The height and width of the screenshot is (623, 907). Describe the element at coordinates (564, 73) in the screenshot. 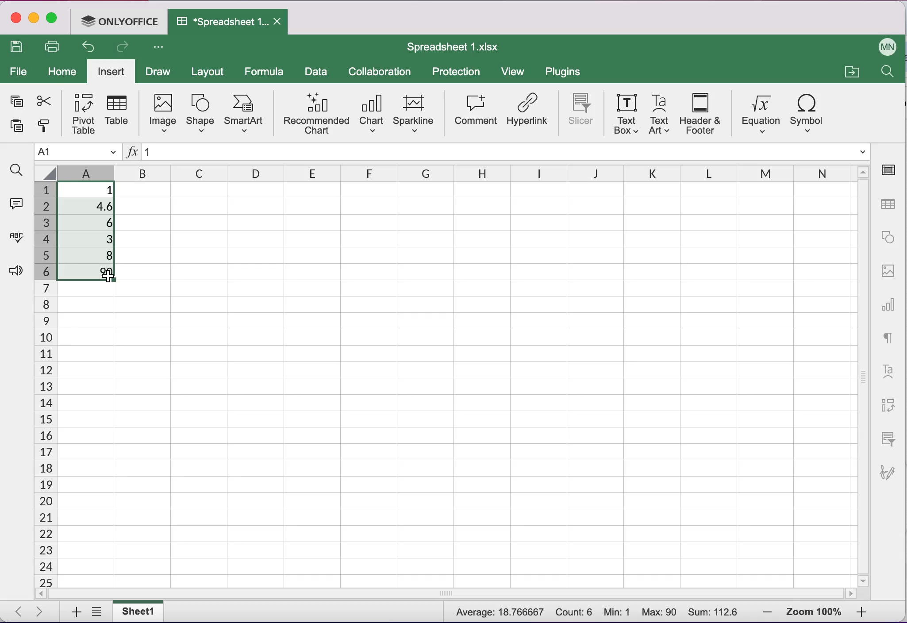

I see `plugins` at that location.